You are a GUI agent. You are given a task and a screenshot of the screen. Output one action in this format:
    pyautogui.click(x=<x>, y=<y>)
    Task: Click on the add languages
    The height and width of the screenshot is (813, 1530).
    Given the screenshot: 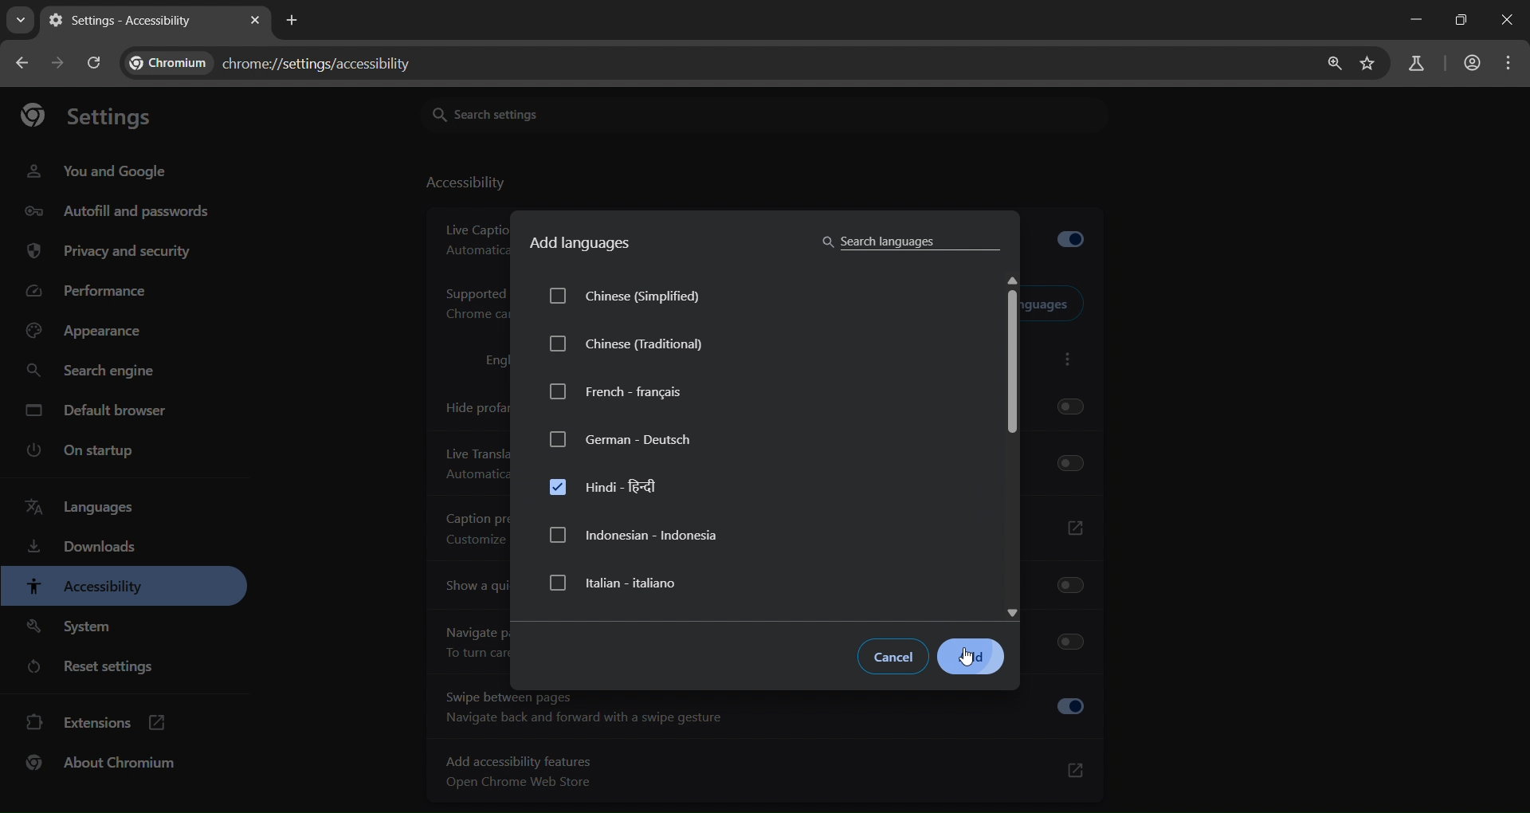 What is the action you would take?
    pyautogui.click(x=582, y=245)
    